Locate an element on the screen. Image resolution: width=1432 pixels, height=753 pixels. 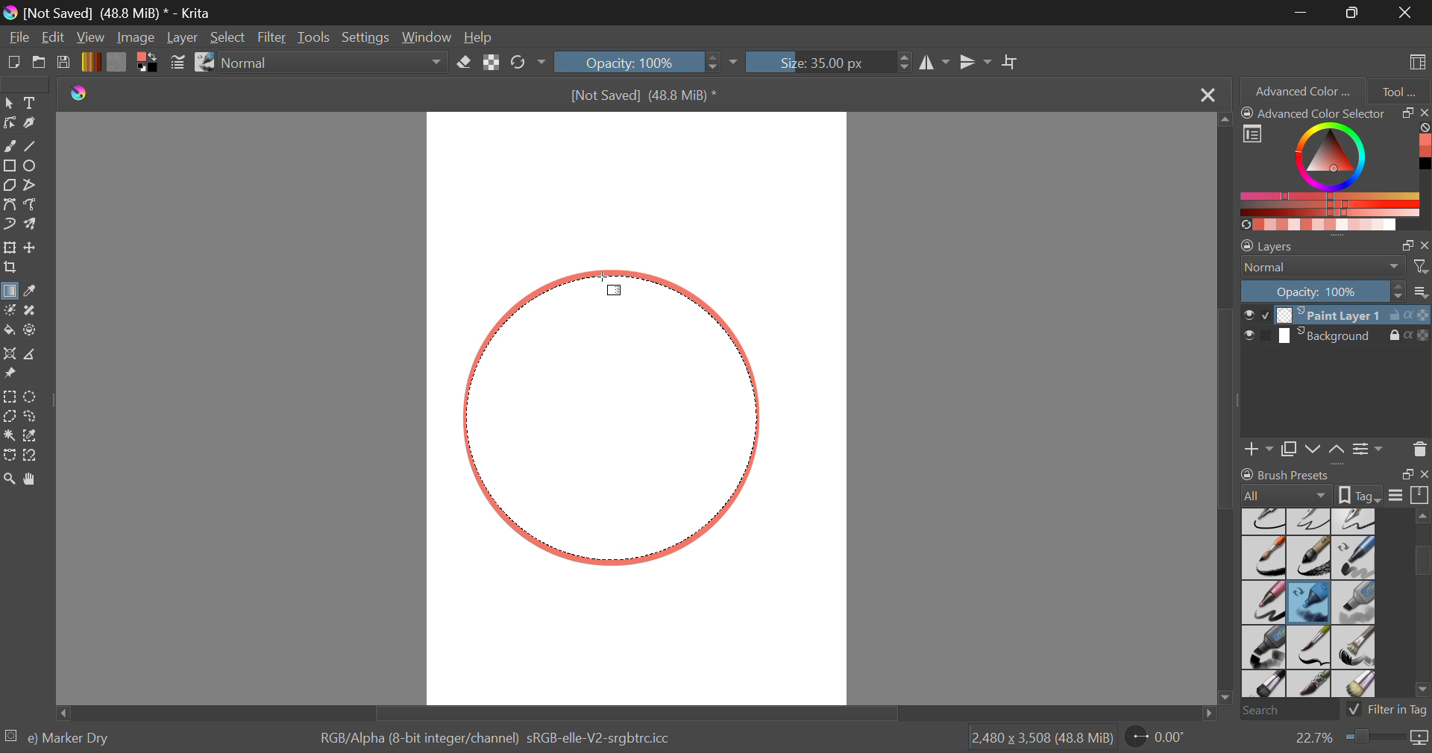
Ink-7 Brush Rough is located at coordinates (1262, 559).